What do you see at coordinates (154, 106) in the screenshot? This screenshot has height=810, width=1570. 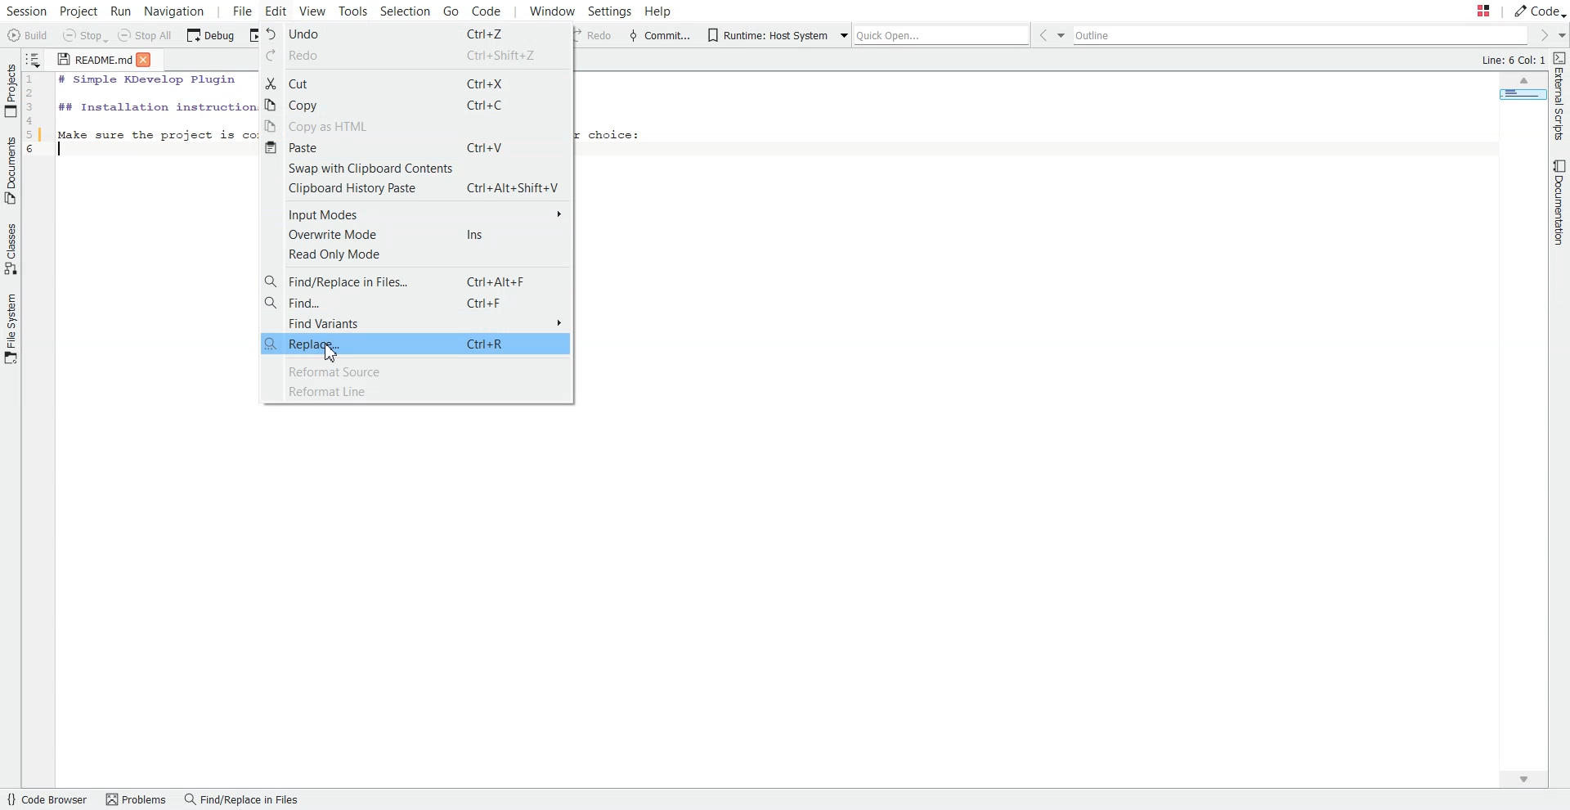 I see `## Installation instructions` at bounding box center [154, 106].